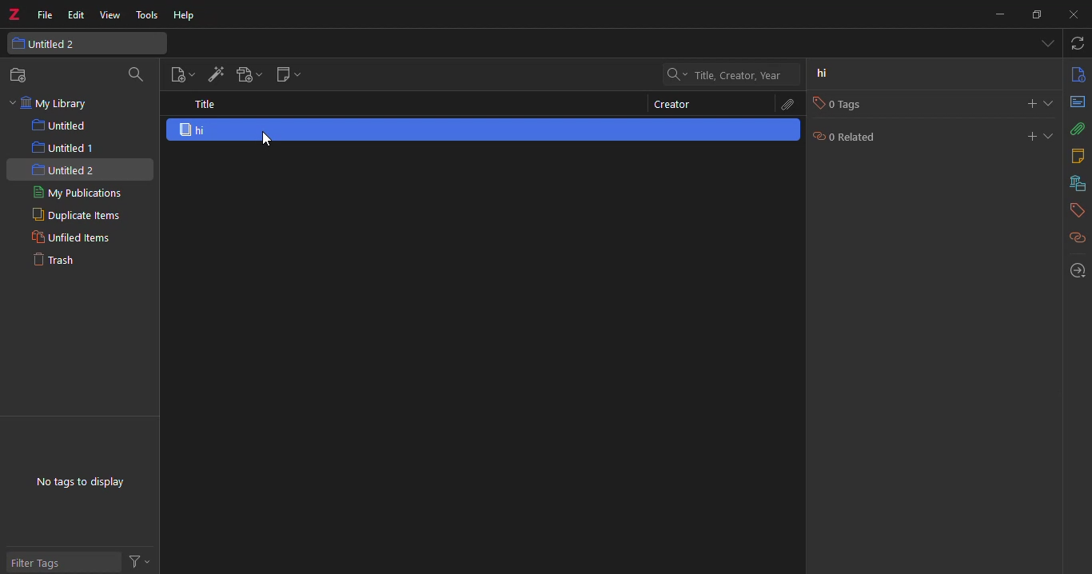  What do you see at coordinates (180, 76) in the screenshot?
I see `new item` at bounding box center [180, 76].